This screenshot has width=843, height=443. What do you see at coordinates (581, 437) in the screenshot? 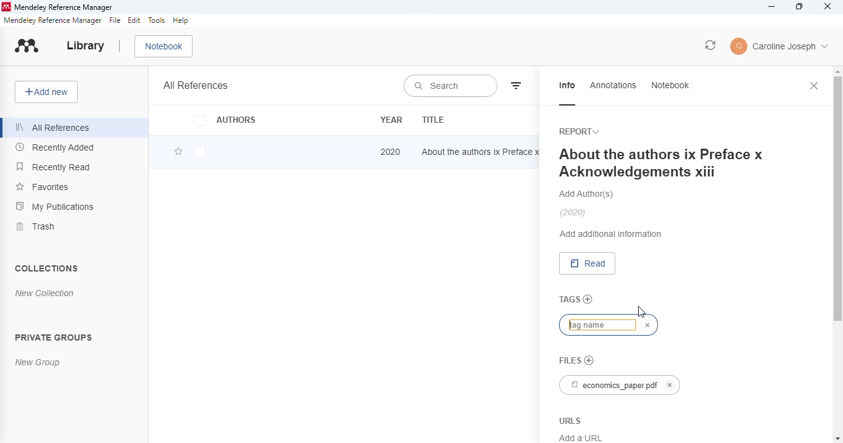
I see `Add a URL` at bounding box center [581, 437].